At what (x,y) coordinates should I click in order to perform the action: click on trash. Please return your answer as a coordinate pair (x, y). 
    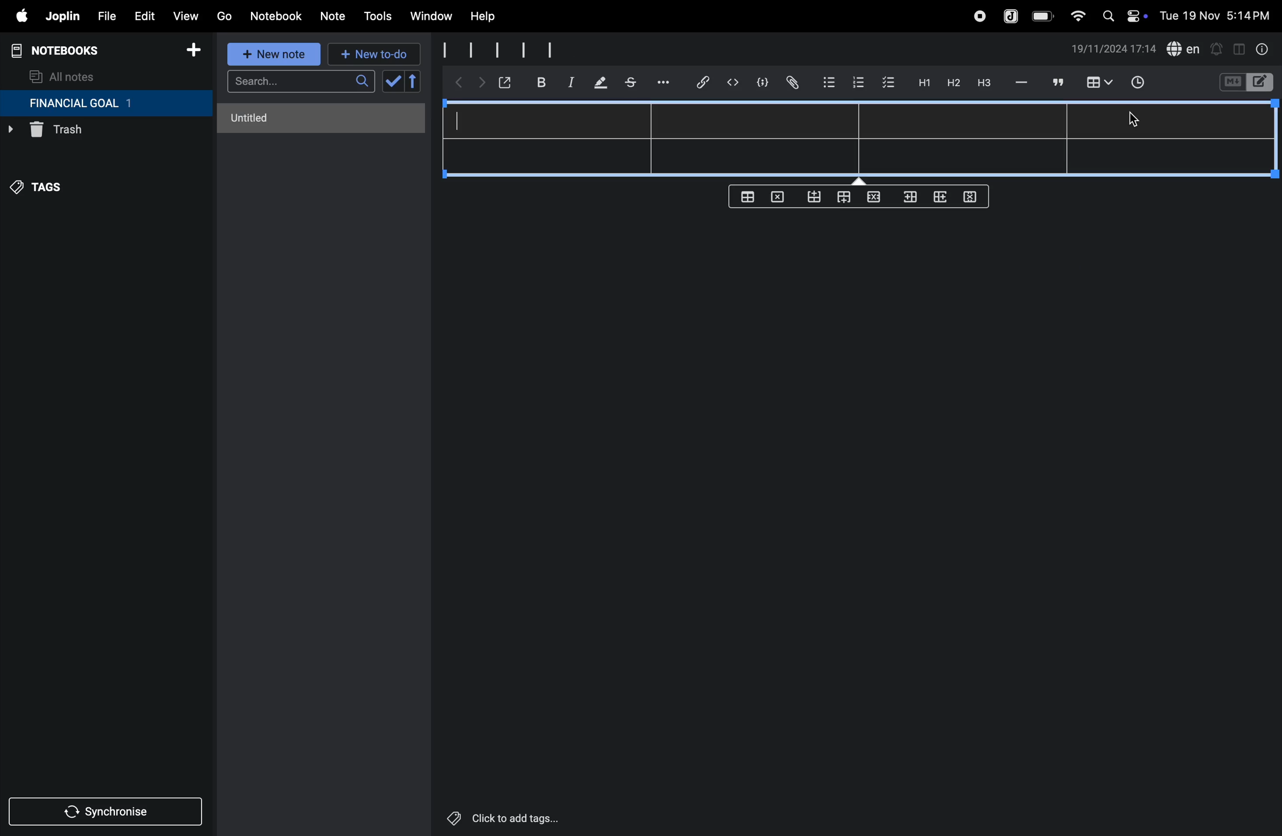
    Looking at the image, I should click on (83, 133).